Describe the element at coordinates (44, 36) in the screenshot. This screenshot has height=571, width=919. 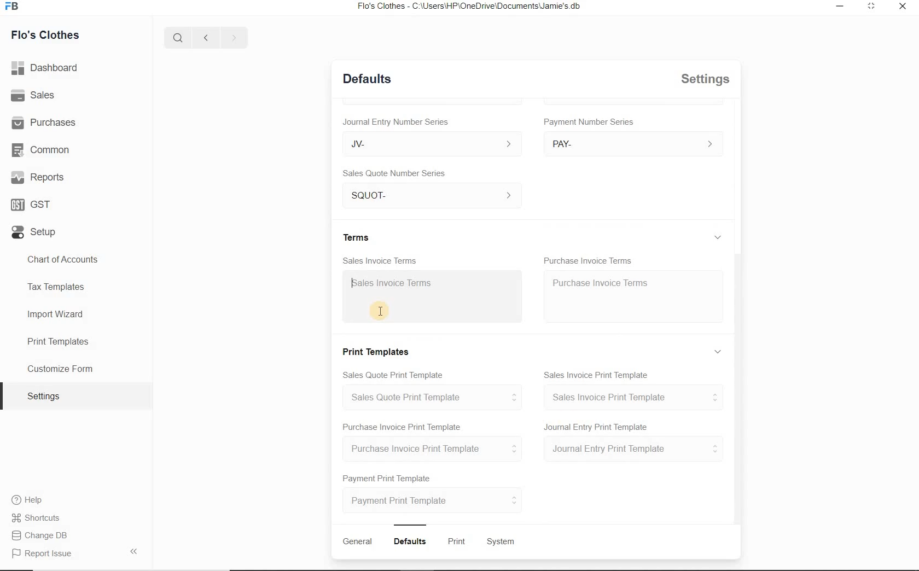
I see `Flo's Clothes` at that location.